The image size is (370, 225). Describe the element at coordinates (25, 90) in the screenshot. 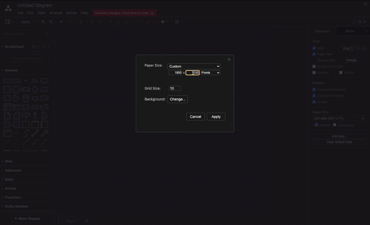

I see `Process` at that location.